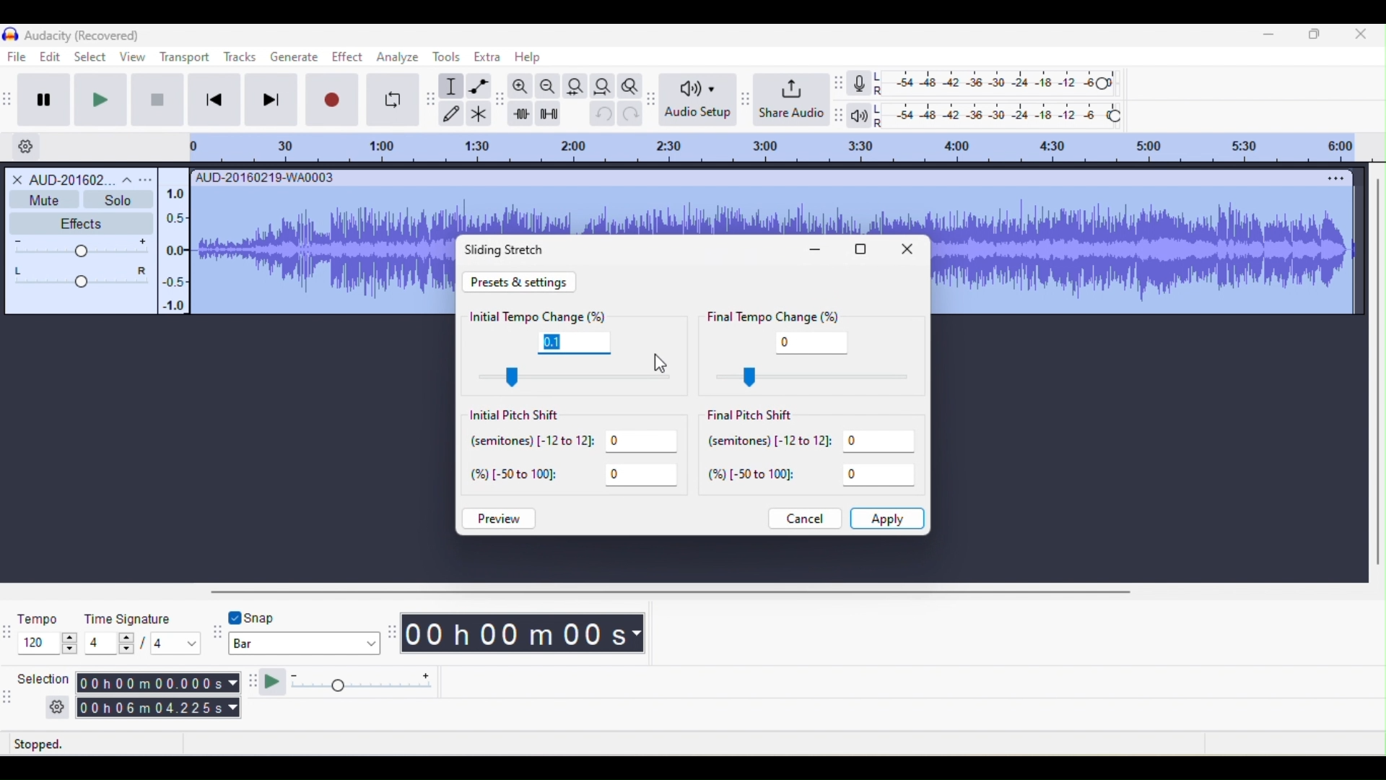  What do you see at coordinates (511, 250) in the screenshot?
I see `sliding stretch` at bounding box center [511, 250].